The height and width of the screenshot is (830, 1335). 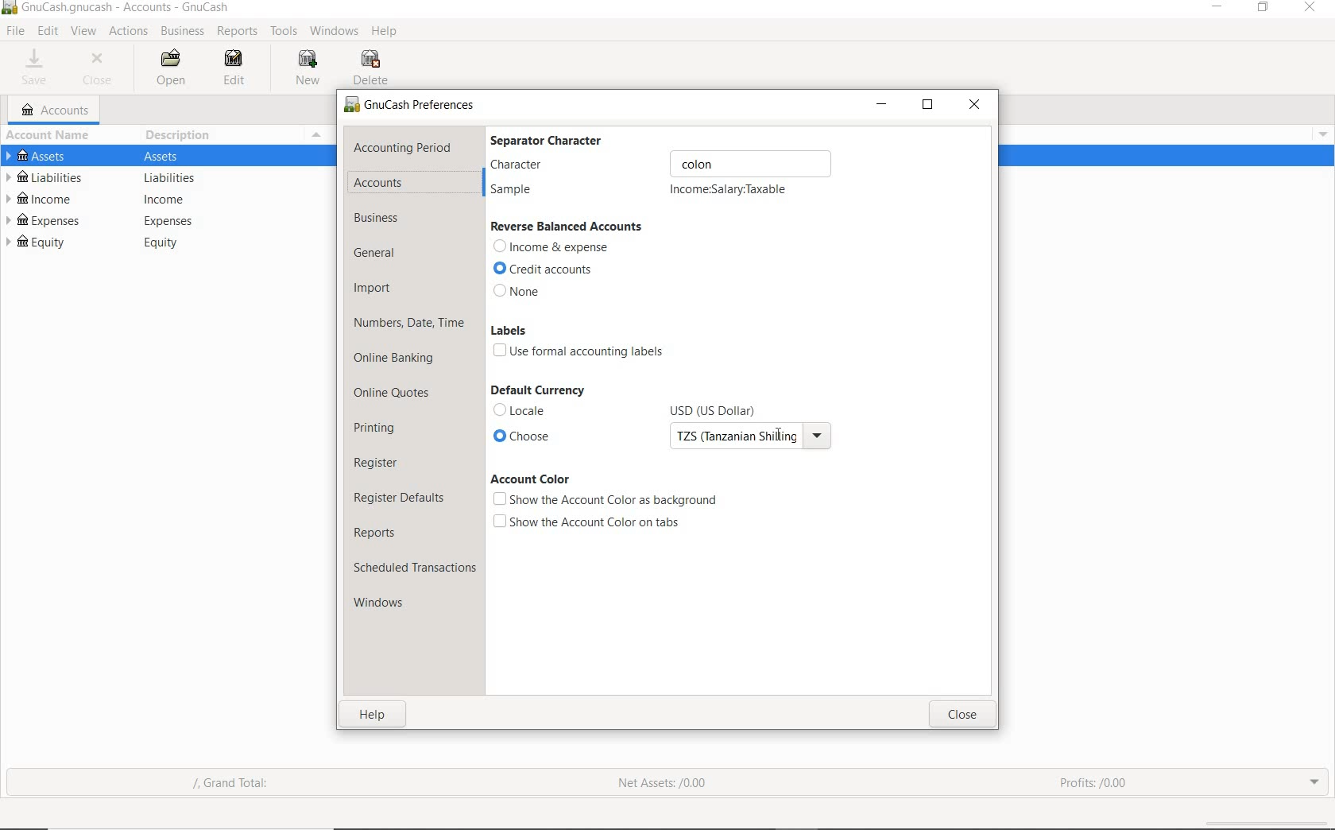 What do you see at coordinates (524, 410) in the screenshot?
I see `locale` at bounding box center [524, 410].